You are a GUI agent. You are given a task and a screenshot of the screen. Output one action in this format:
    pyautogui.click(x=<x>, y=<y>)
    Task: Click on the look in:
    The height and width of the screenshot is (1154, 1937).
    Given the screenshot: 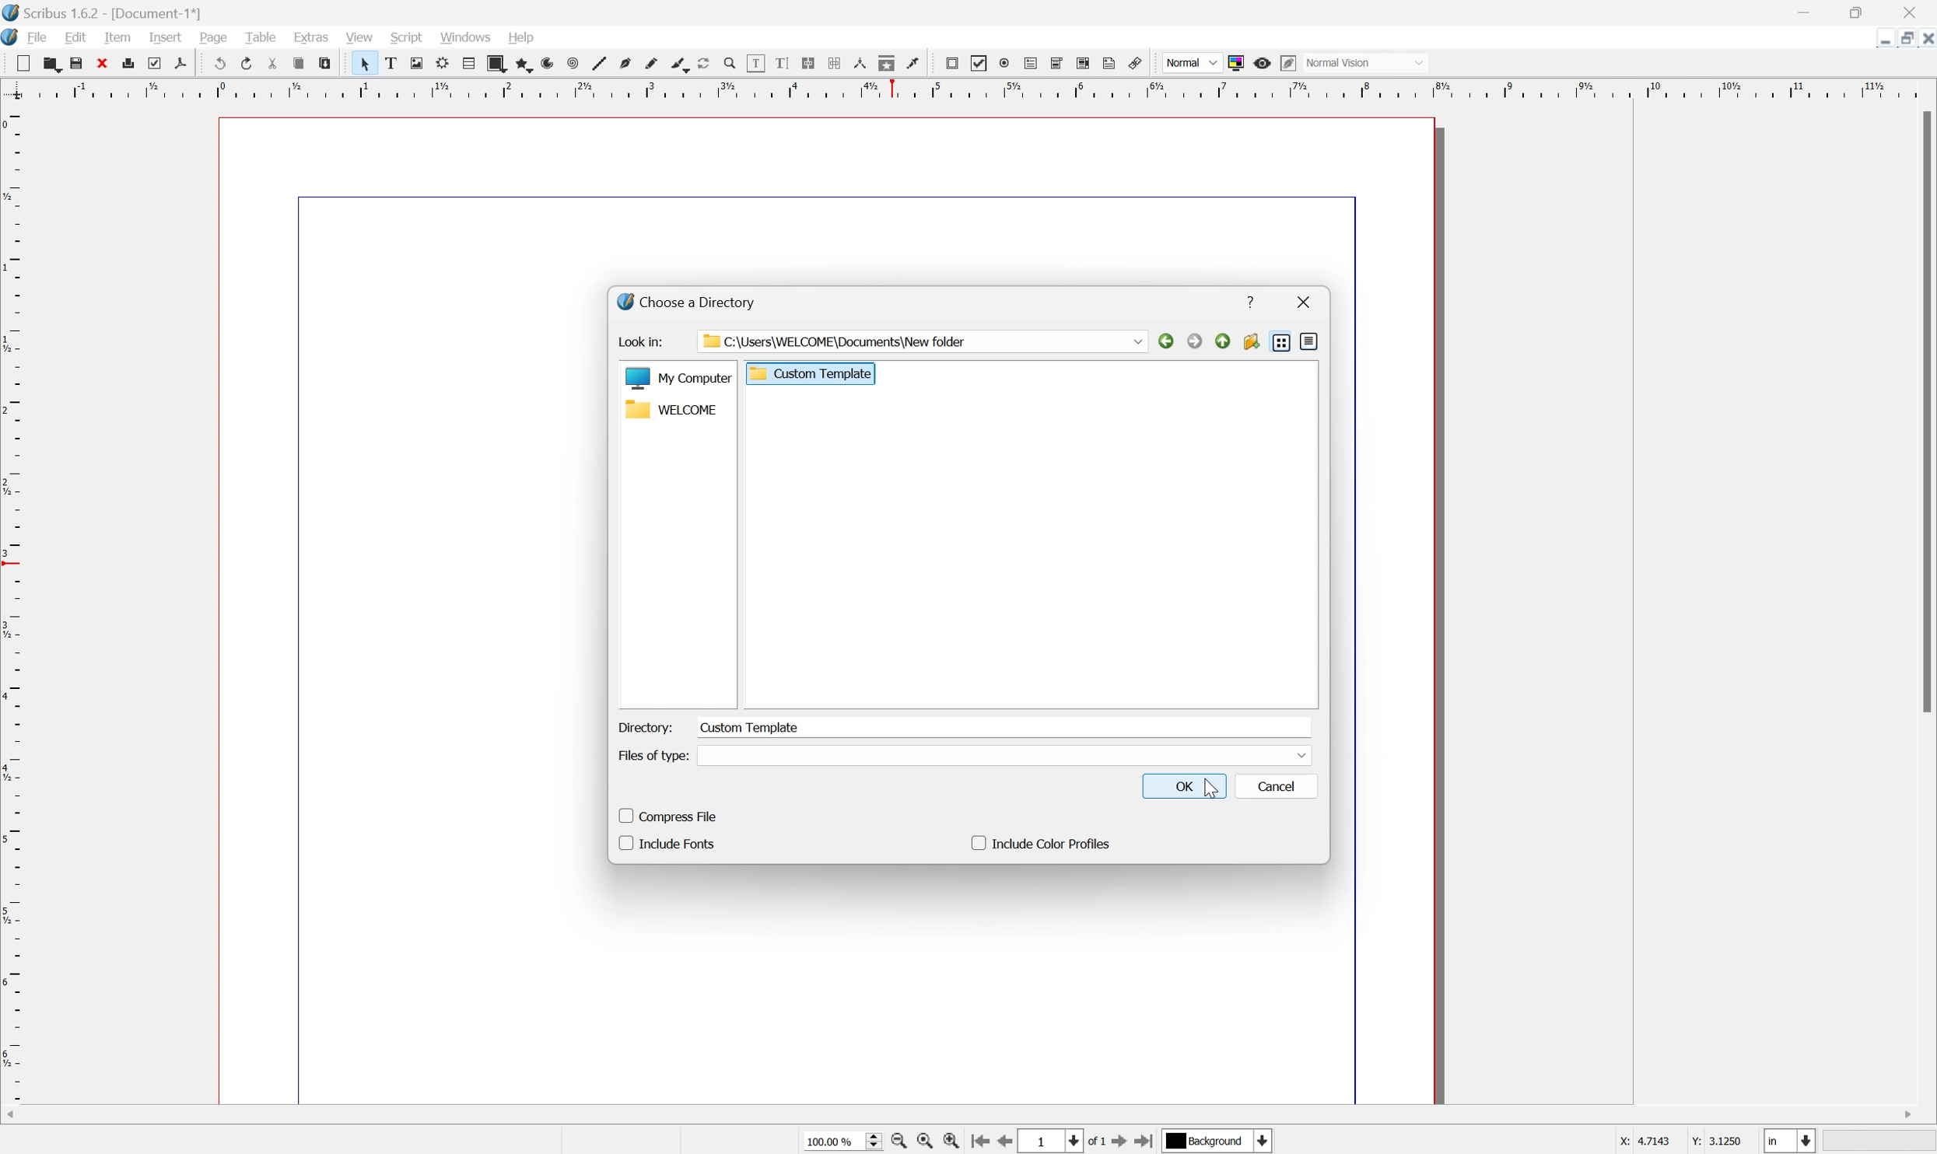 What is the action you would take?
    pyautogui.click(x=639, y=341)
    